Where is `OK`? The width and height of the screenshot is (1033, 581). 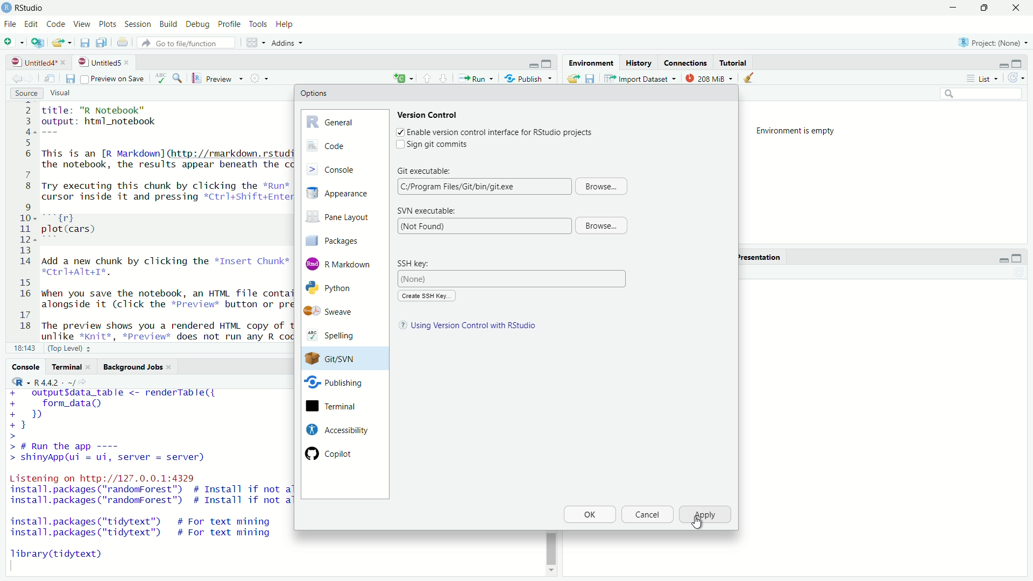 OK is located at coordinates (589, 515).